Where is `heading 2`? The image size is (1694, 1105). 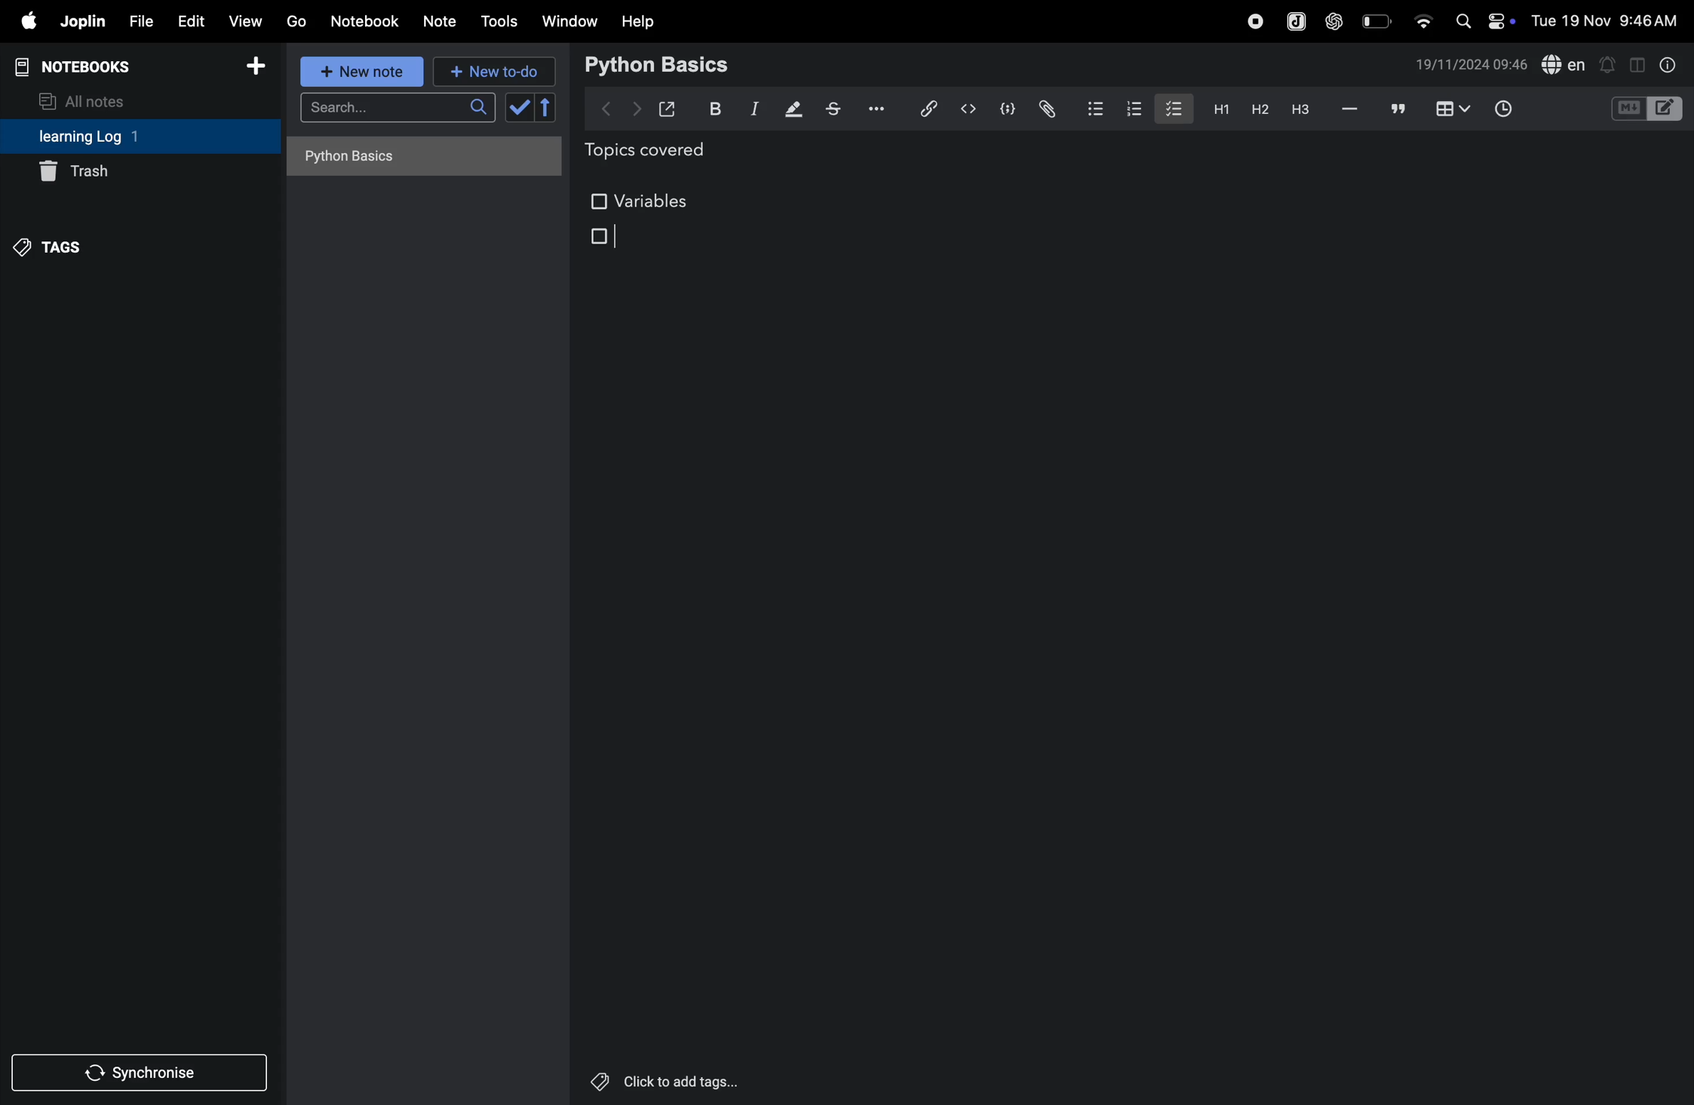 heading 2 is located at coordinates (1259, 109).